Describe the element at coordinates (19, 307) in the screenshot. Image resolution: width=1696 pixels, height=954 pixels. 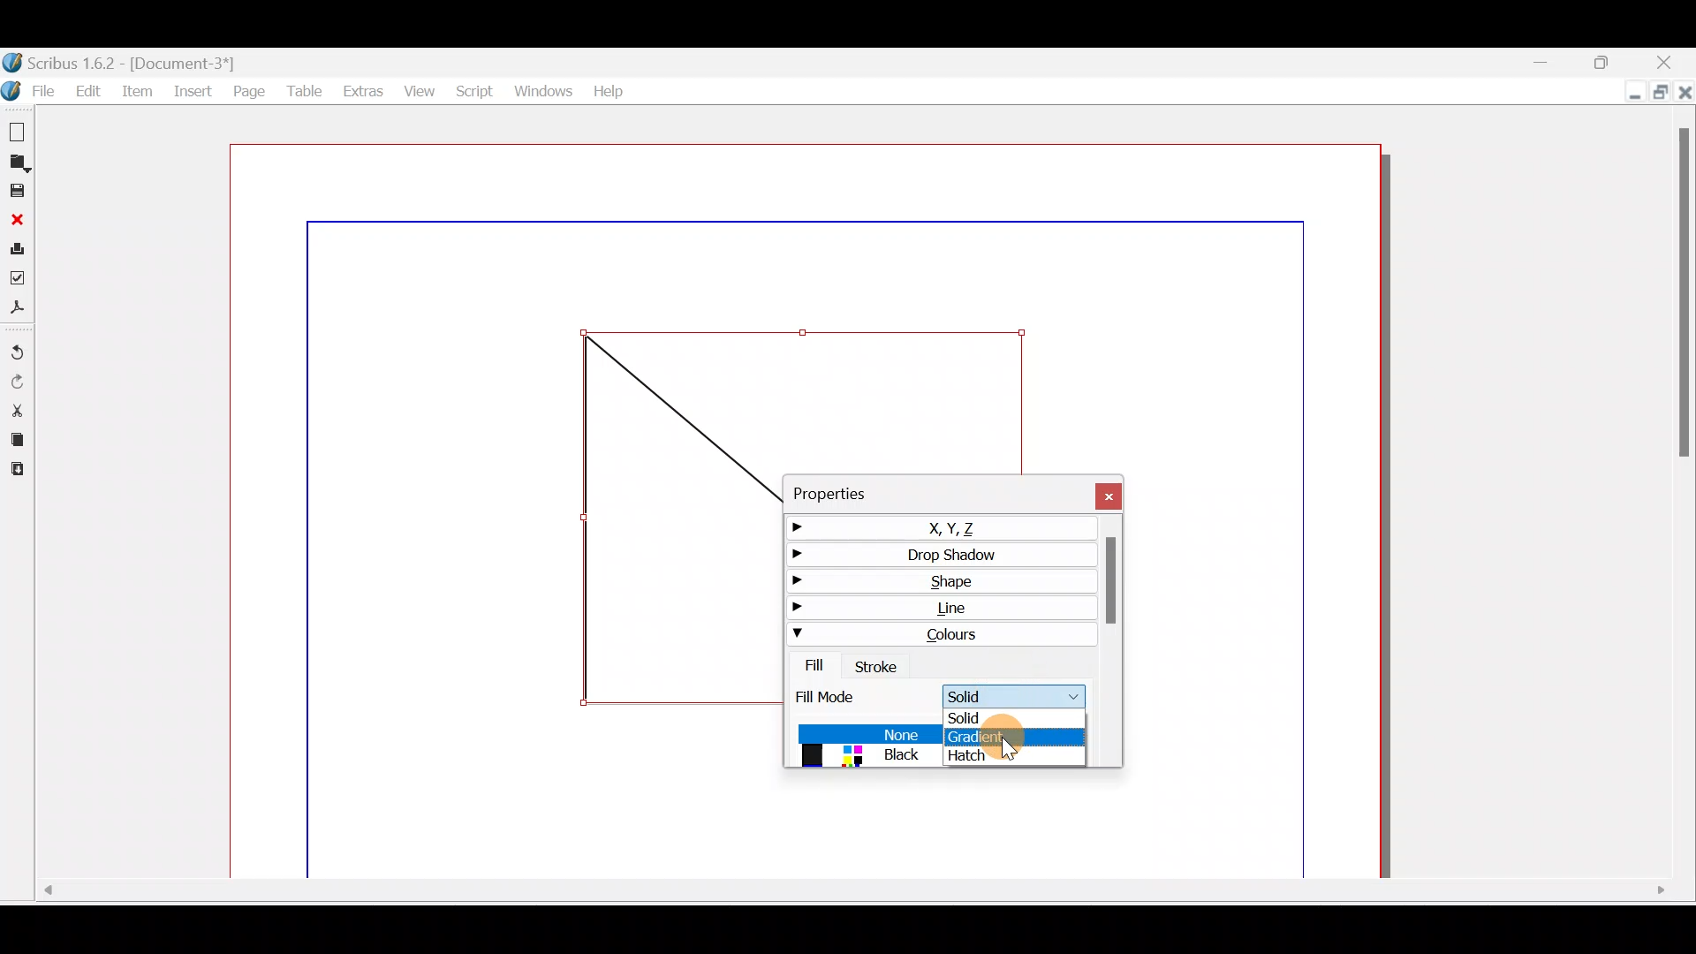
I see `Save as PDF` at that location.